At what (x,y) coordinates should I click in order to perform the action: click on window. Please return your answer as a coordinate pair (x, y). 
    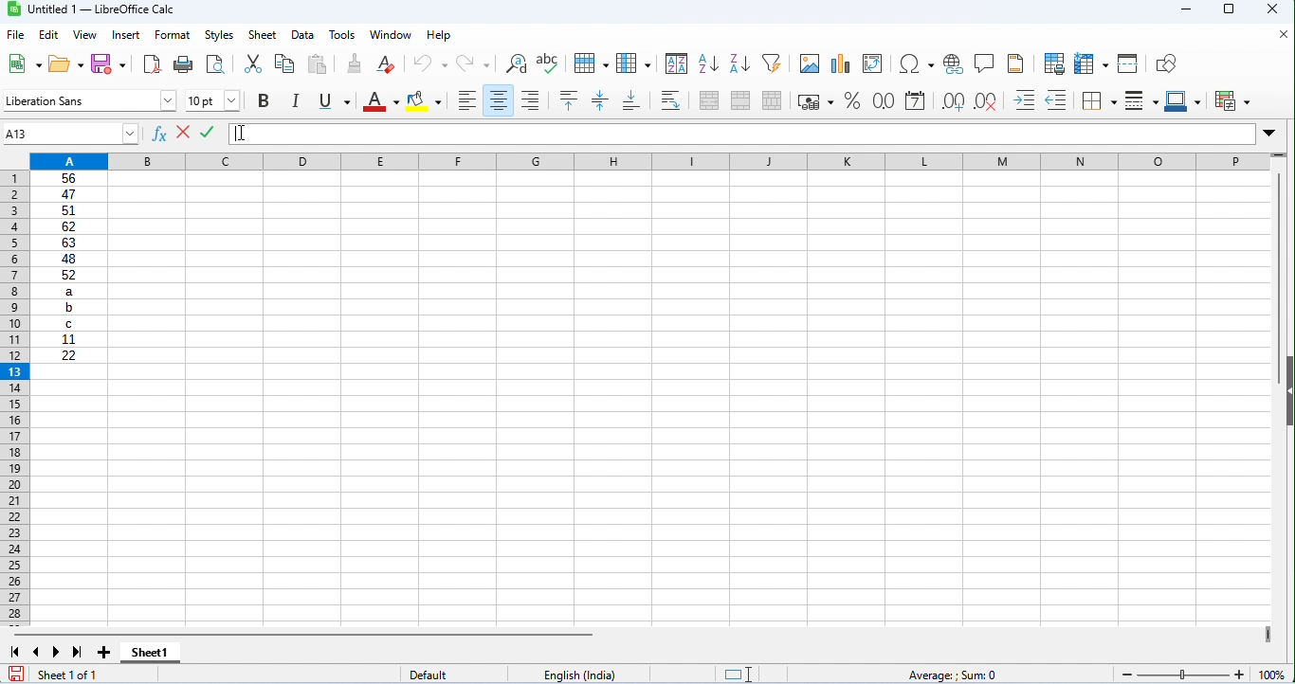
    Looking at the image, I should click on (392, 36).